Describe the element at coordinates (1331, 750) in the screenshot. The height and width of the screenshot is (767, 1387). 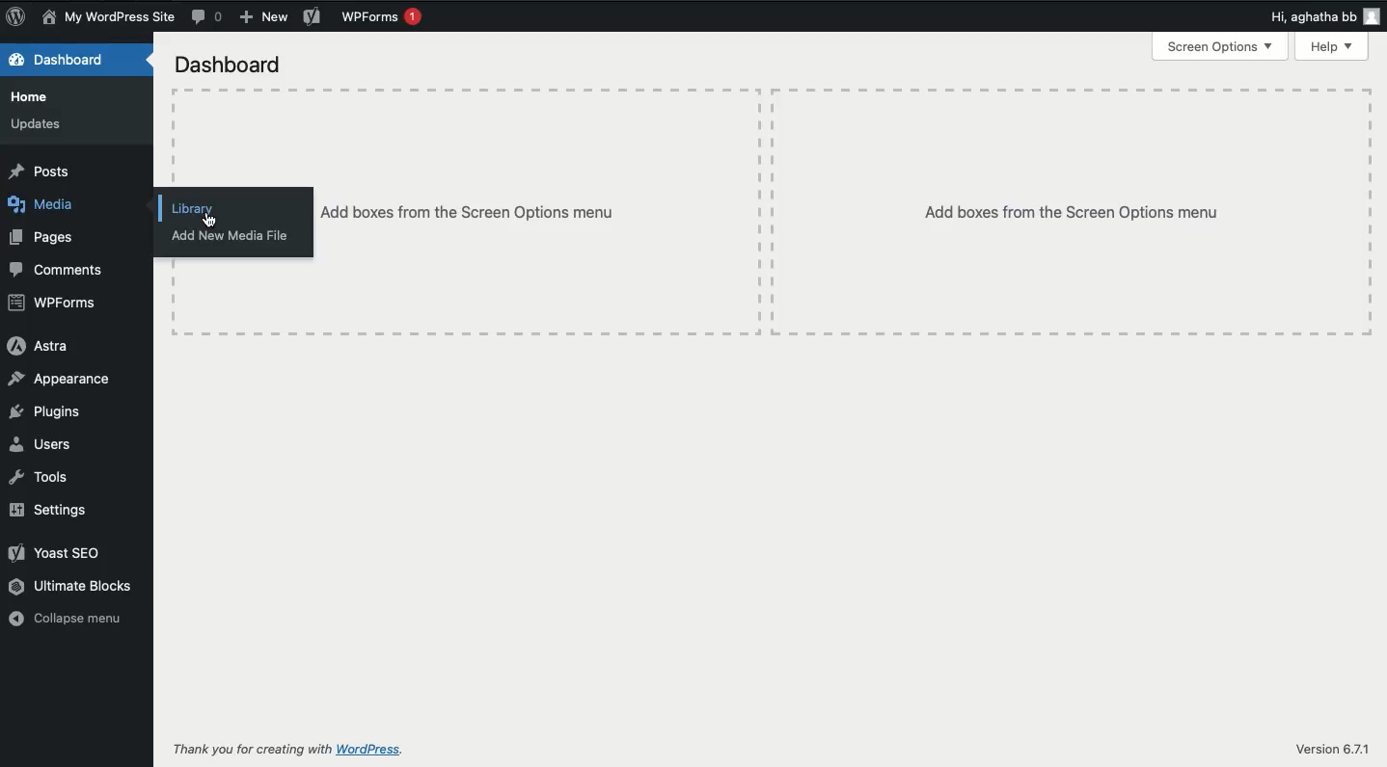
I see `Version 6.7.1` at that location.